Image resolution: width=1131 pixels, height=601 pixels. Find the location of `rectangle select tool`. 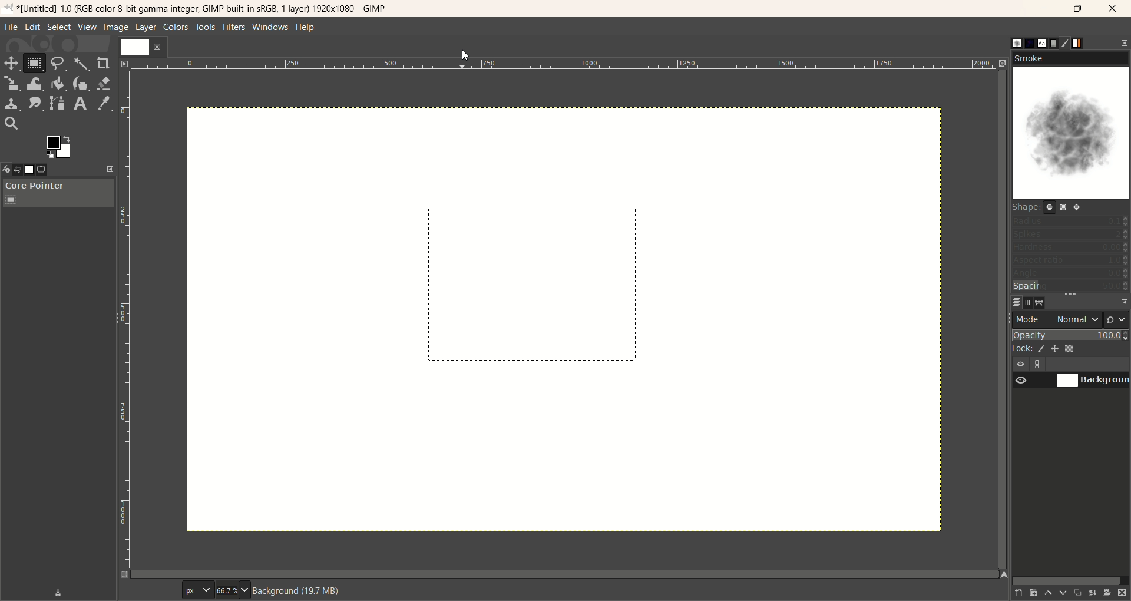

rectangle select tool is located at coordinates (34, 62).